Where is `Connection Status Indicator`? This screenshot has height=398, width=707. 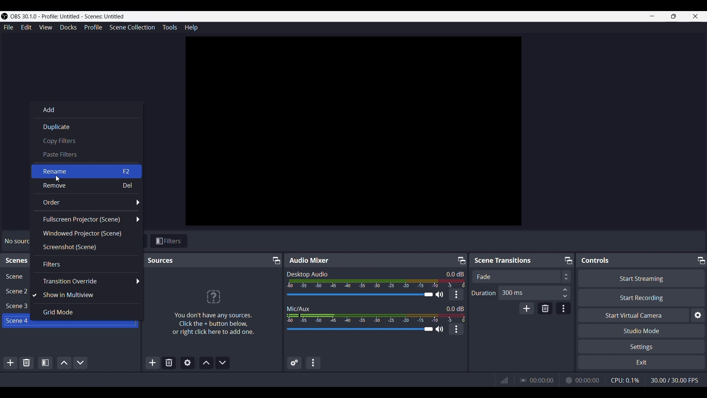 Connection Status Indicator is located at coordinates (504, 380).